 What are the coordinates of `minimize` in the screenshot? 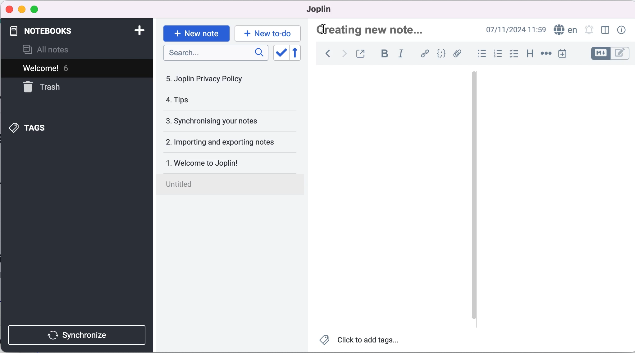 It's located at (22, 8).